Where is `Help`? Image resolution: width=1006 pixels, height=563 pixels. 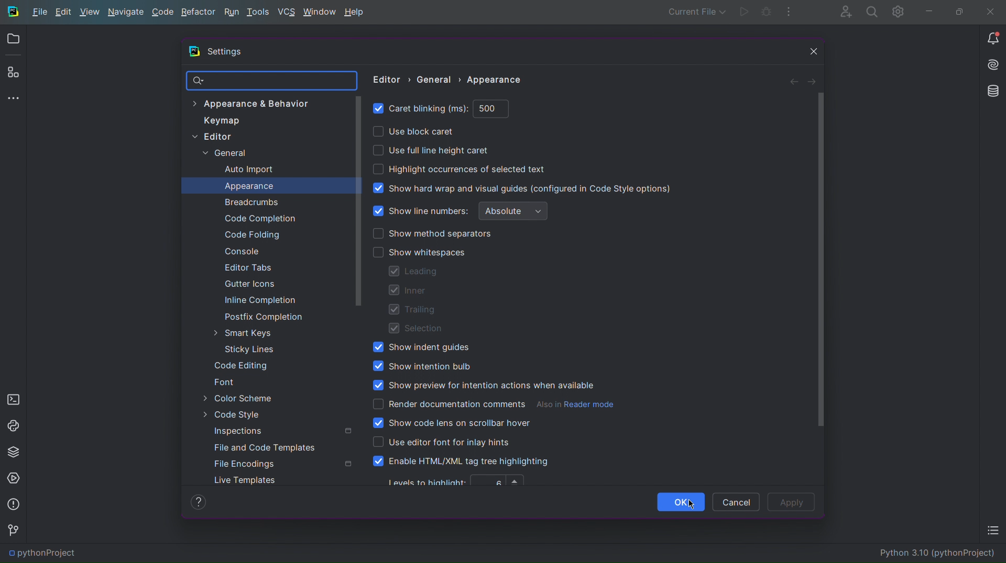 Help is located at coordinates (356, 12).